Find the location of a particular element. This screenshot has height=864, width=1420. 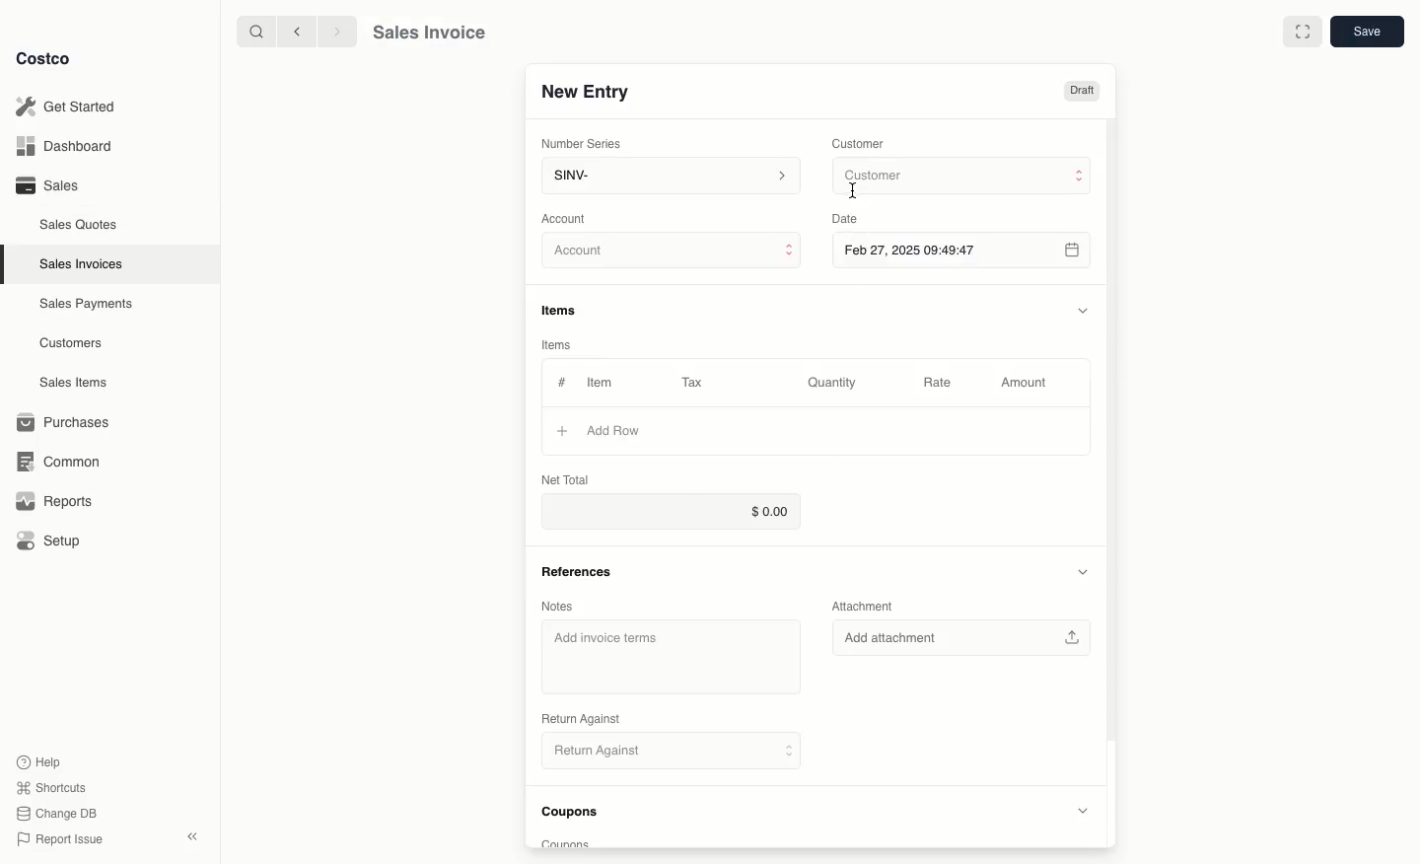

References is located at coordinates (575, 571).